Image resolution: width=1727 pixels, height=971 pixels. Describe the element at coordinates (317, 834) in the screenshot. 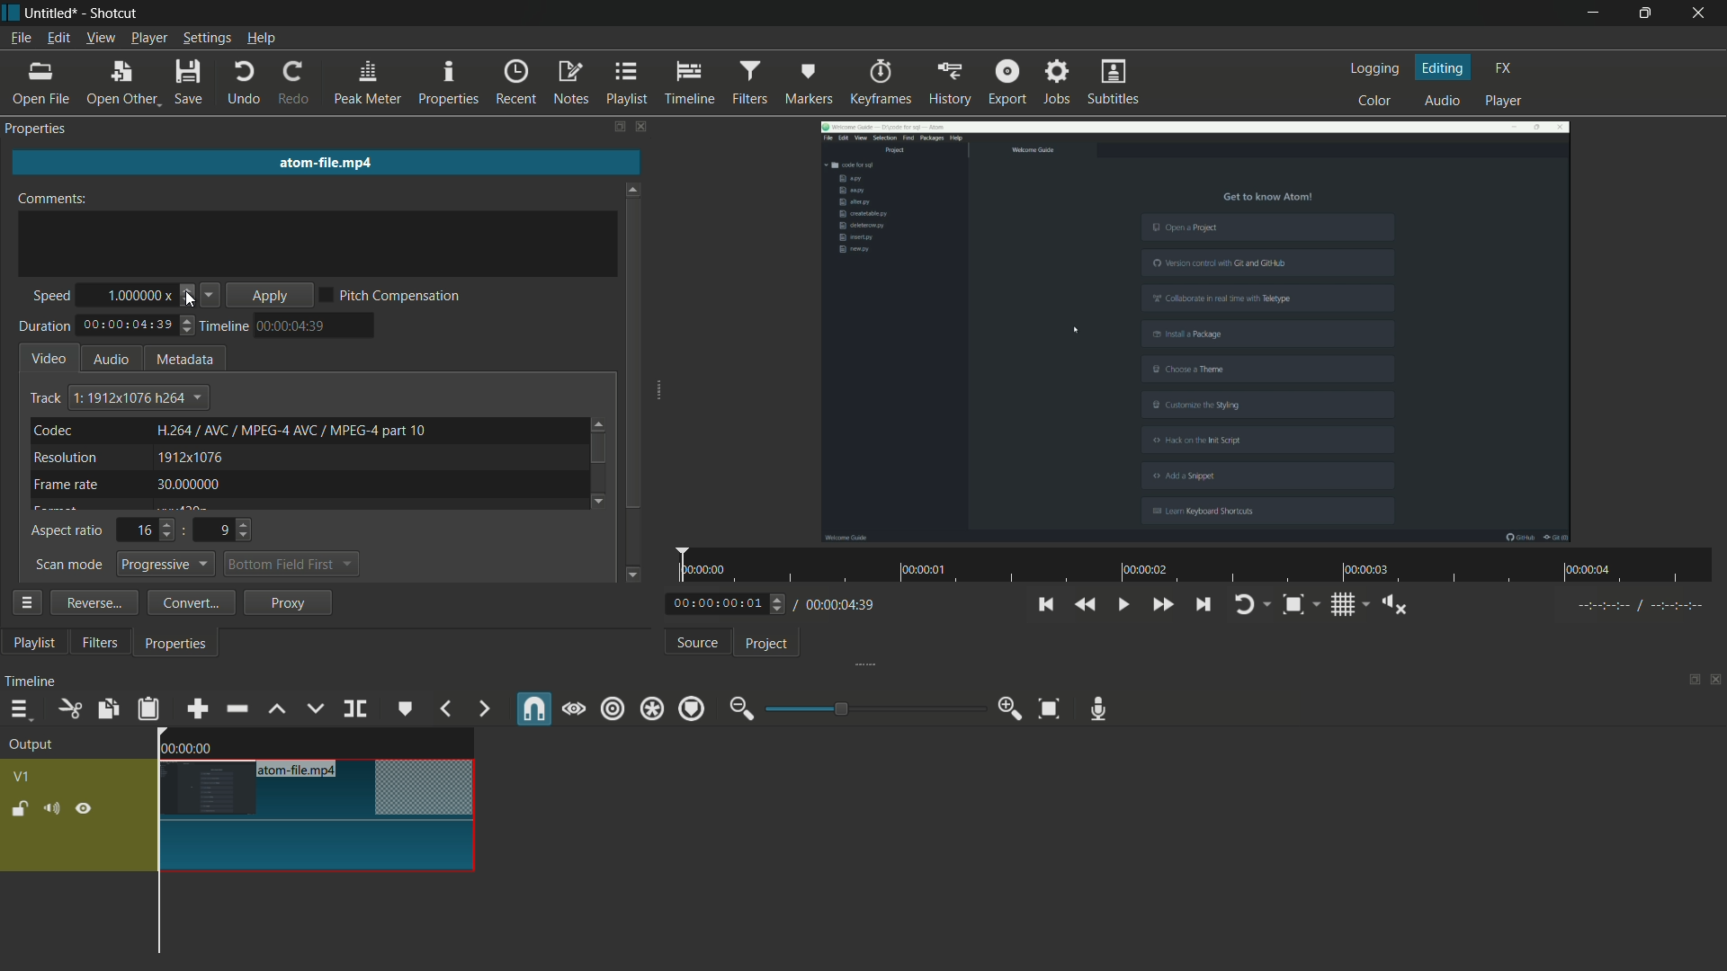

I see `video in timeline` at that location.